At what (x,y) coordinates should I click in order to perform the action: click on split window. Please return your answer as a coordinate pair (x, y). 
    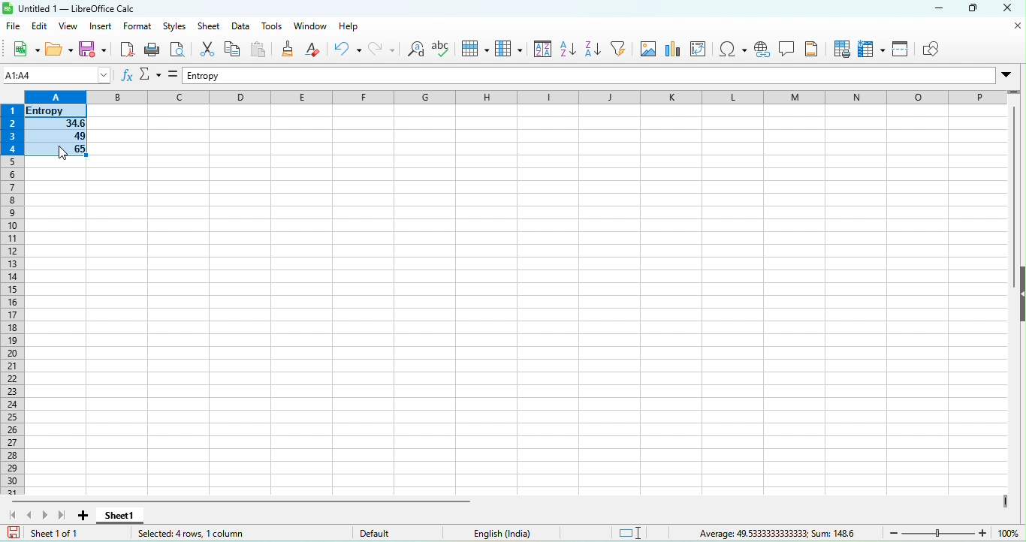
    Looking at the image, I should click on (903, 50).